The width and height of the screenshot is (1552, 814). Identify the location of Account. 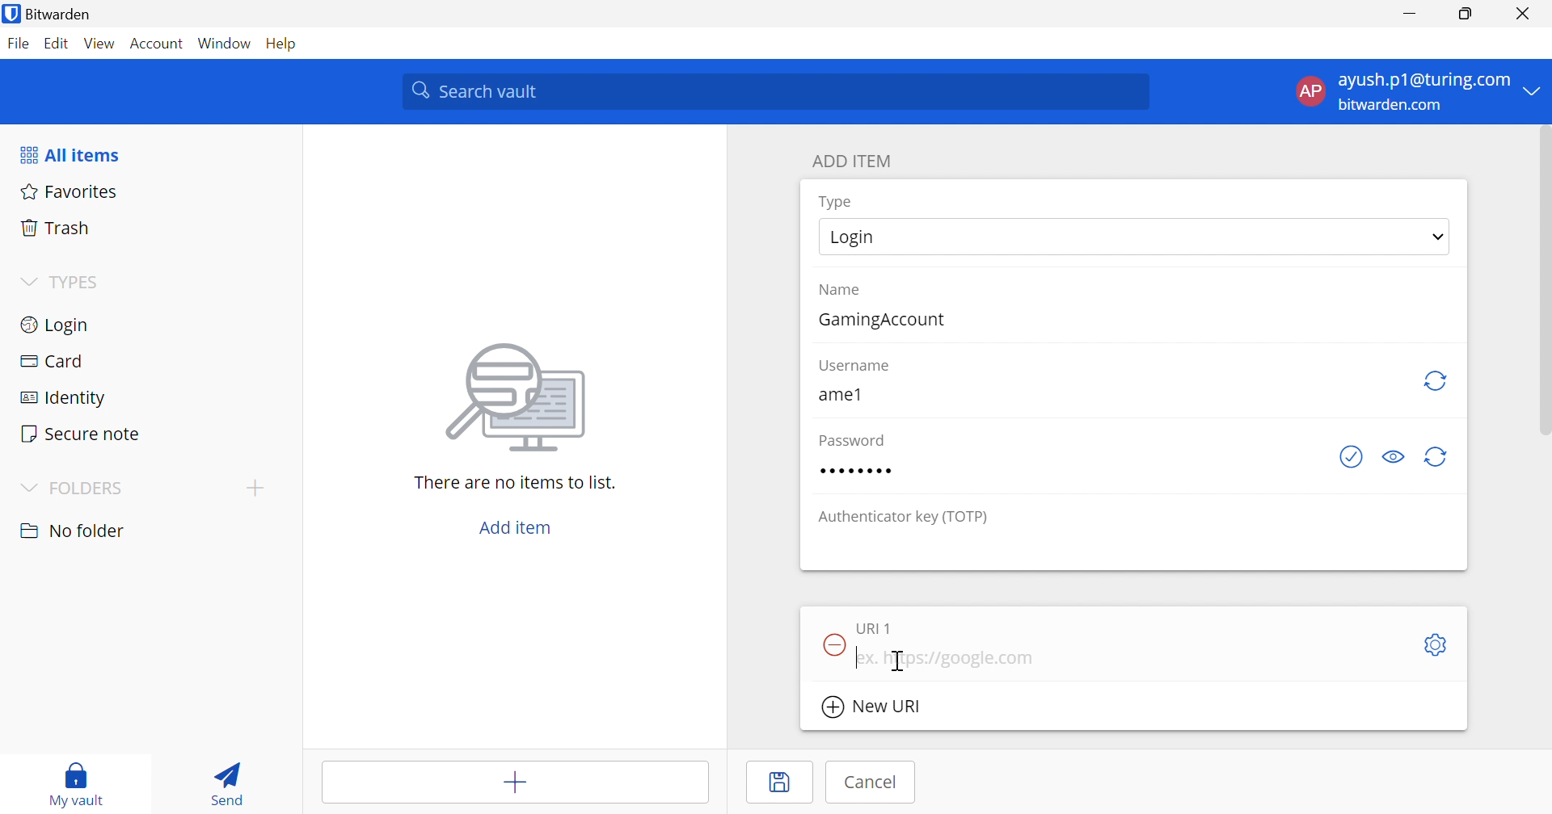
(158, 42).